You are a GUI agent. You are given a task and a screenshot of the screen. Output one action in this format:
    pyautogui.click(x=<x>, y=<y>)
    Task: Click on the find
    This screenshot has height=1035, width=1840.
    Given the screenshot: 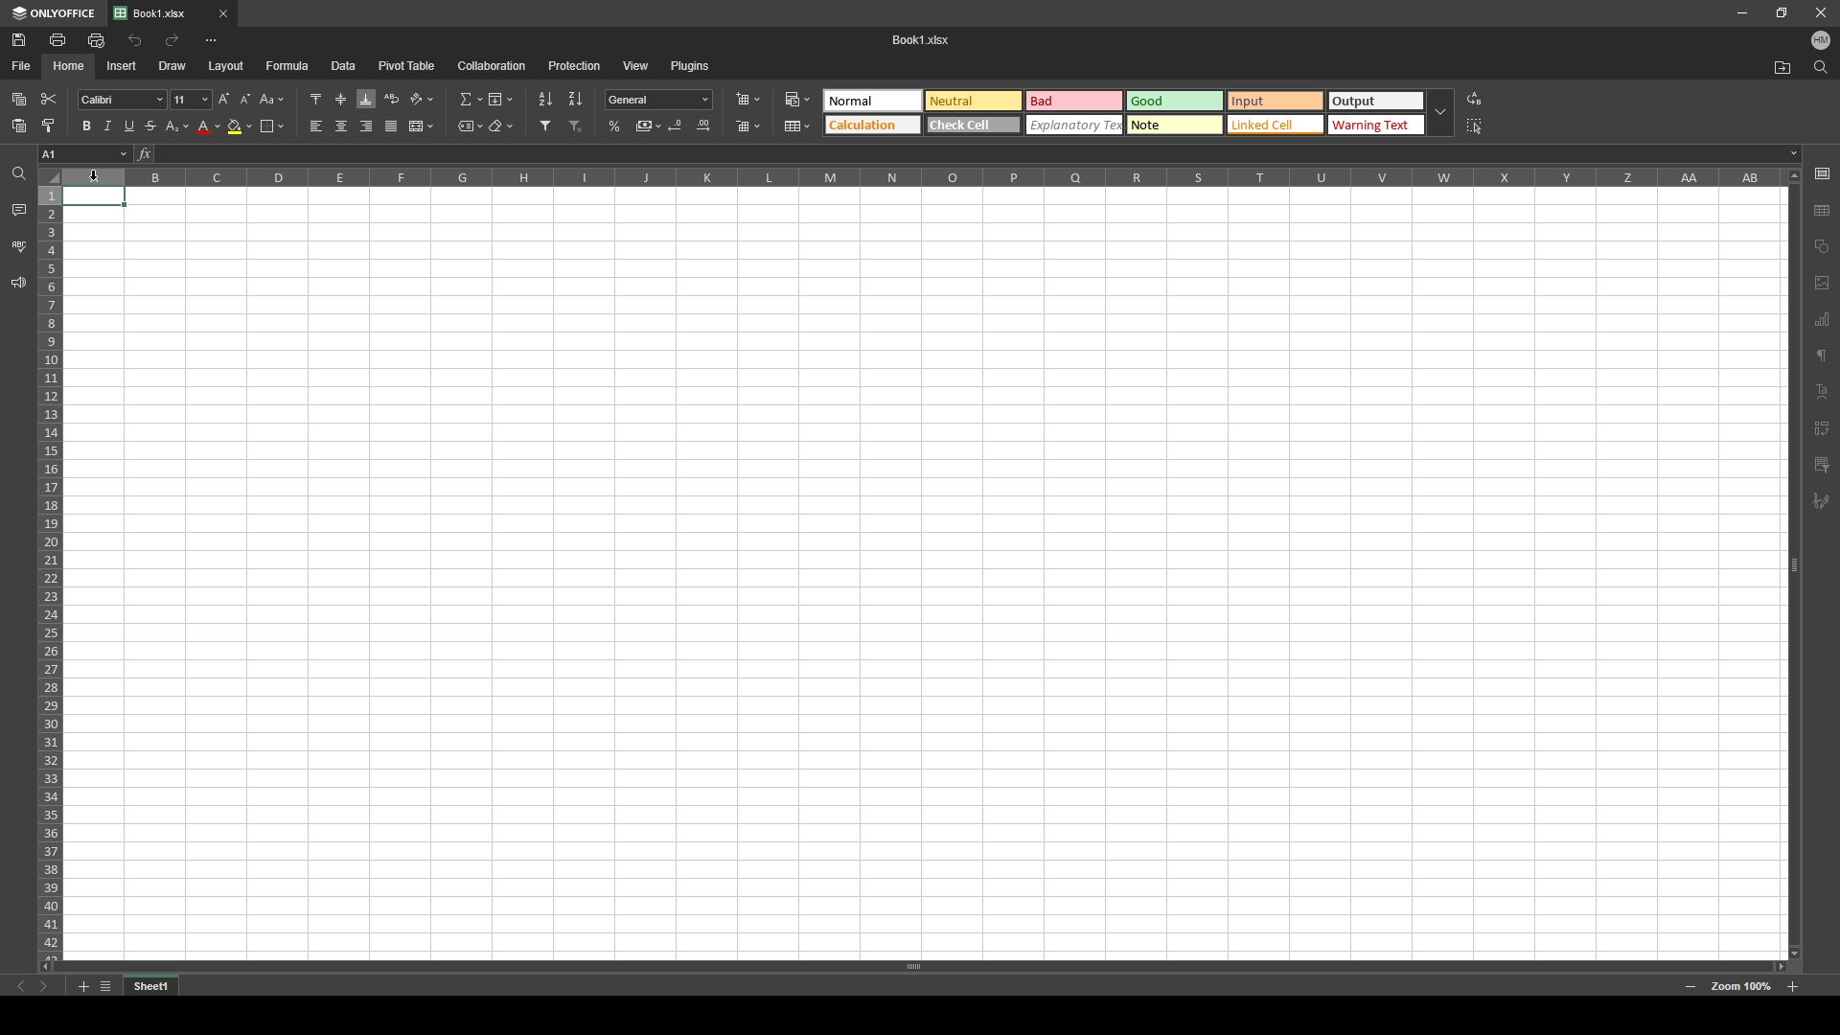 What is the action you would take?
    pyautogui.click(x=1821, y=68)
    